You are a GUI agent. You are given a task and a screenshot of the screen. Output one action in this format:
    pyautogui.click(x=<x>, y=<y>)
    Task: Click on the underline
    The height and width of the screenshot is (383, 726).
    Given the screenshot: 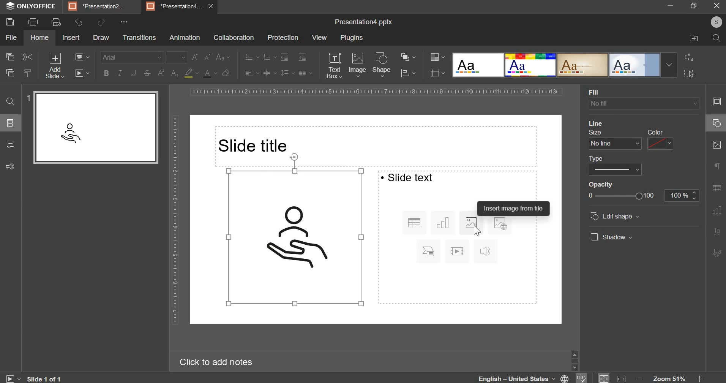 What is the action you would take?
    pyautogui.click(x=133, y=73)
    